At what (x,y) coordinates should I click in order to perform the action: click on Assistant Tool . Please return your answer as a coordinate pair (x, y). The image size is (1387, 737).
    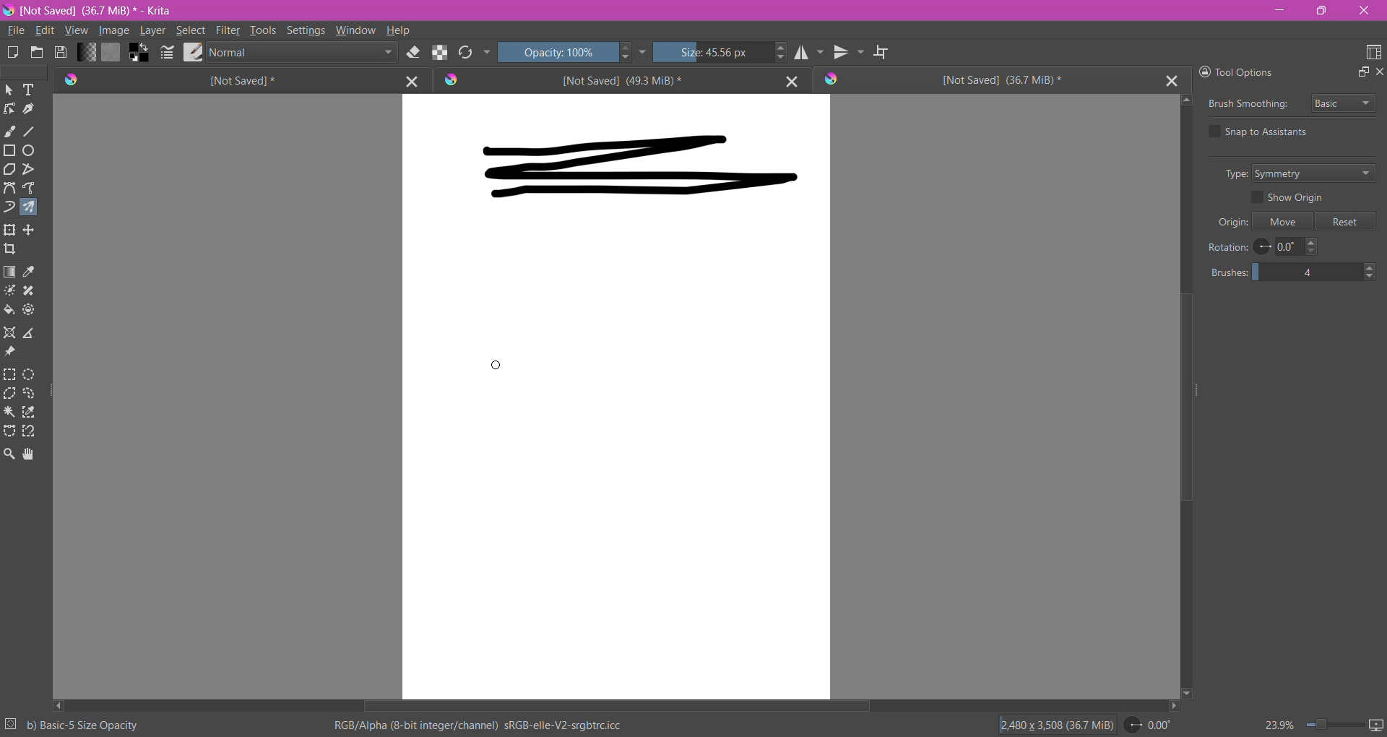
    Looking at the image, I should click on (10, 332).